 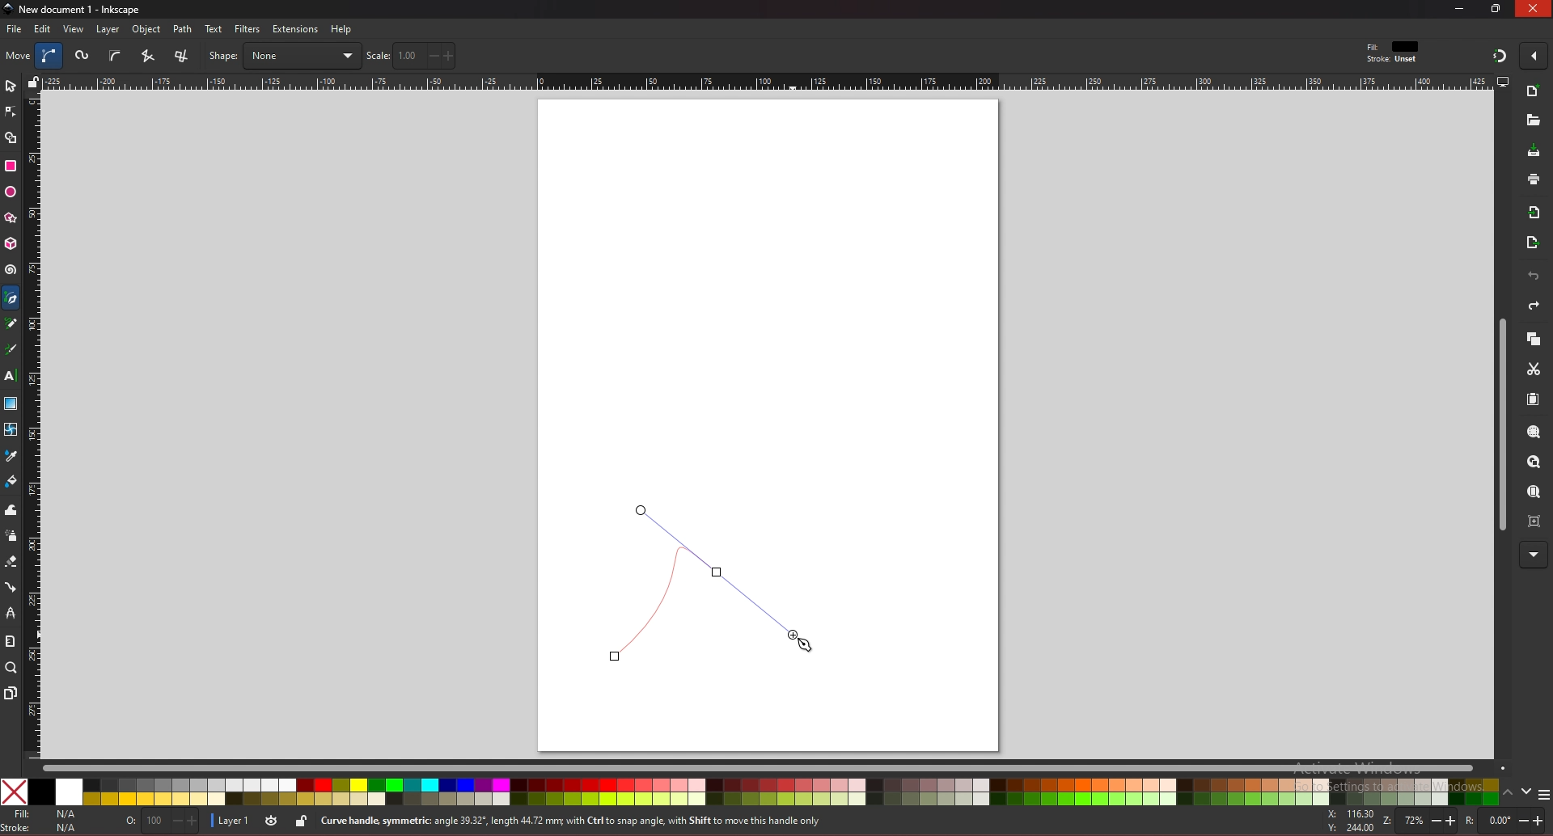 I want to click on move, so click(x=19, y=55).